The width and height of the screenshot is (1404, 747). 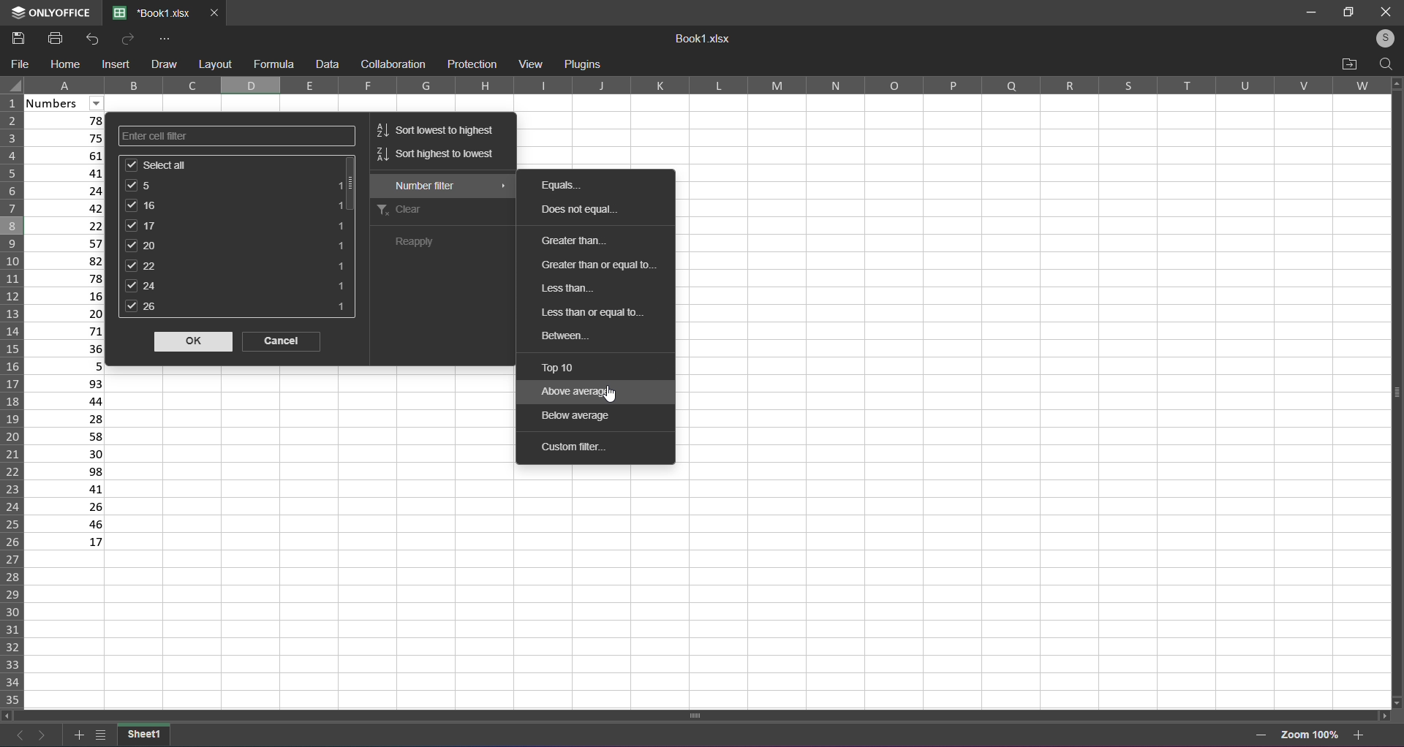 I want to click on Column Labels, so click(x=712, y=86).